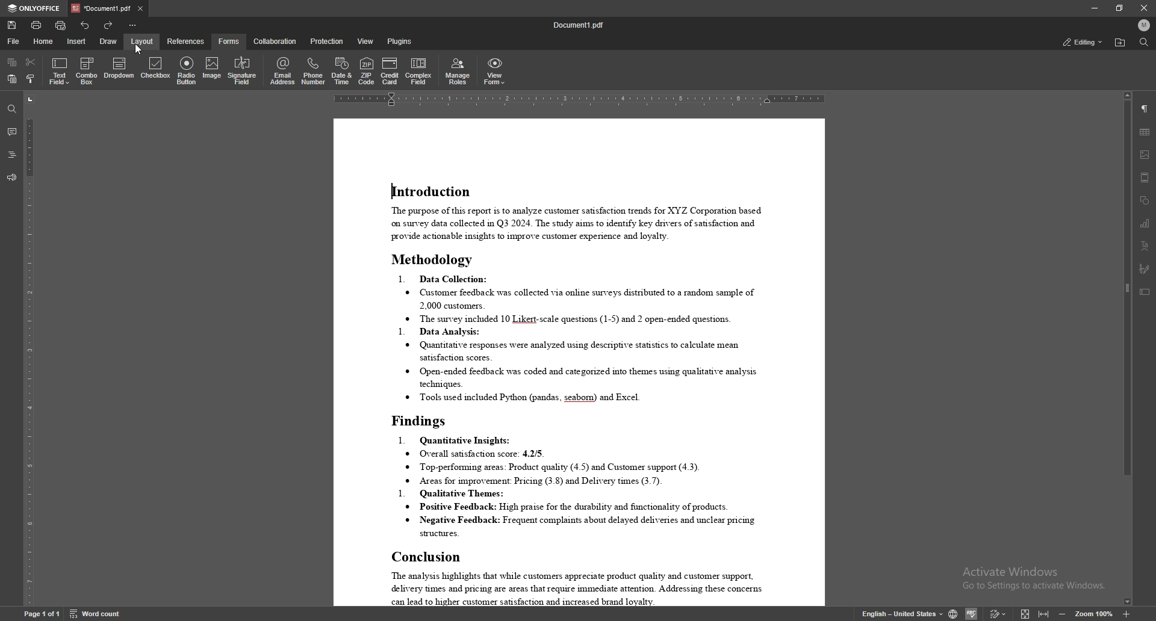  Describe the element at coordinates (580, 362) in the screenshot. I see `document` at that location.